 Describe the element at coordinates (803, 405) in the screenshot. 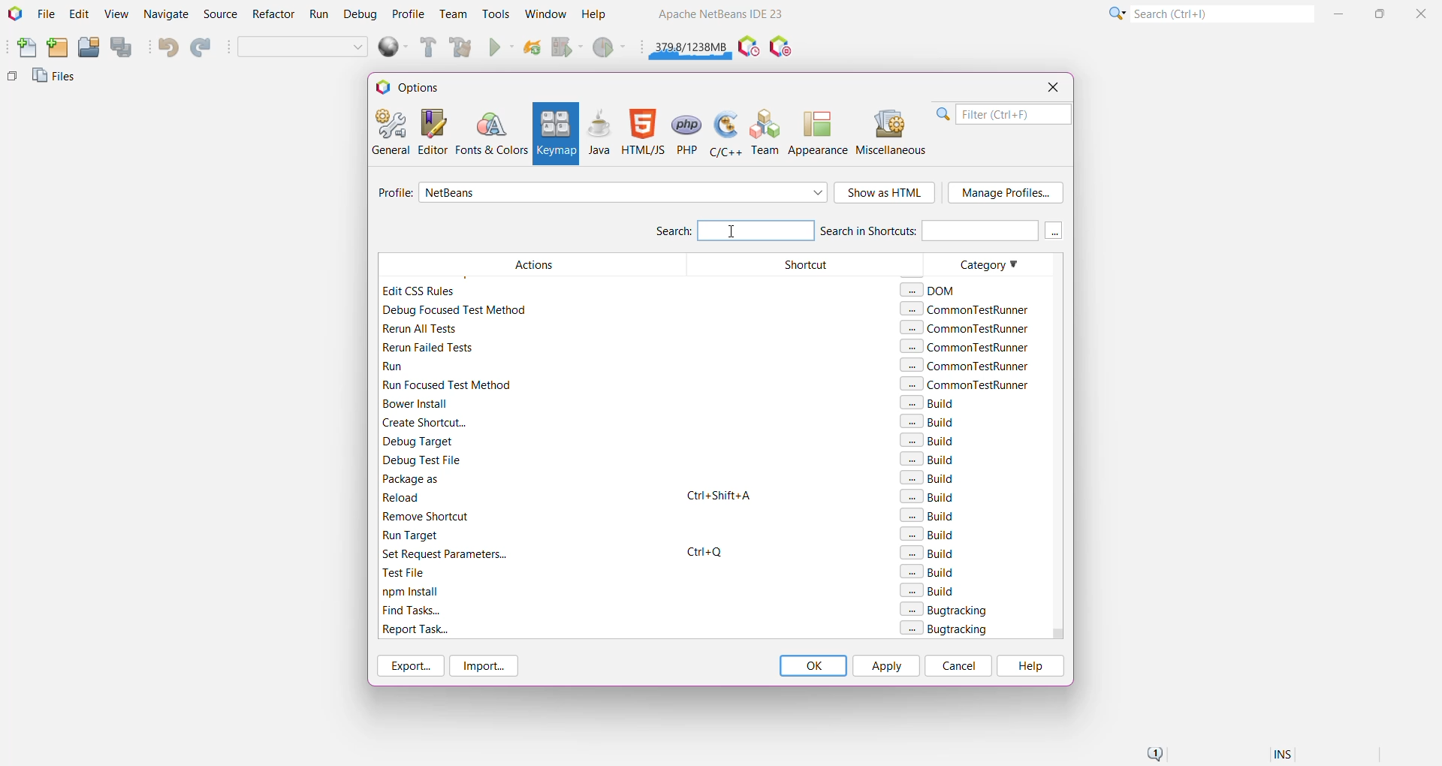

I see `Shortcut` at that location.